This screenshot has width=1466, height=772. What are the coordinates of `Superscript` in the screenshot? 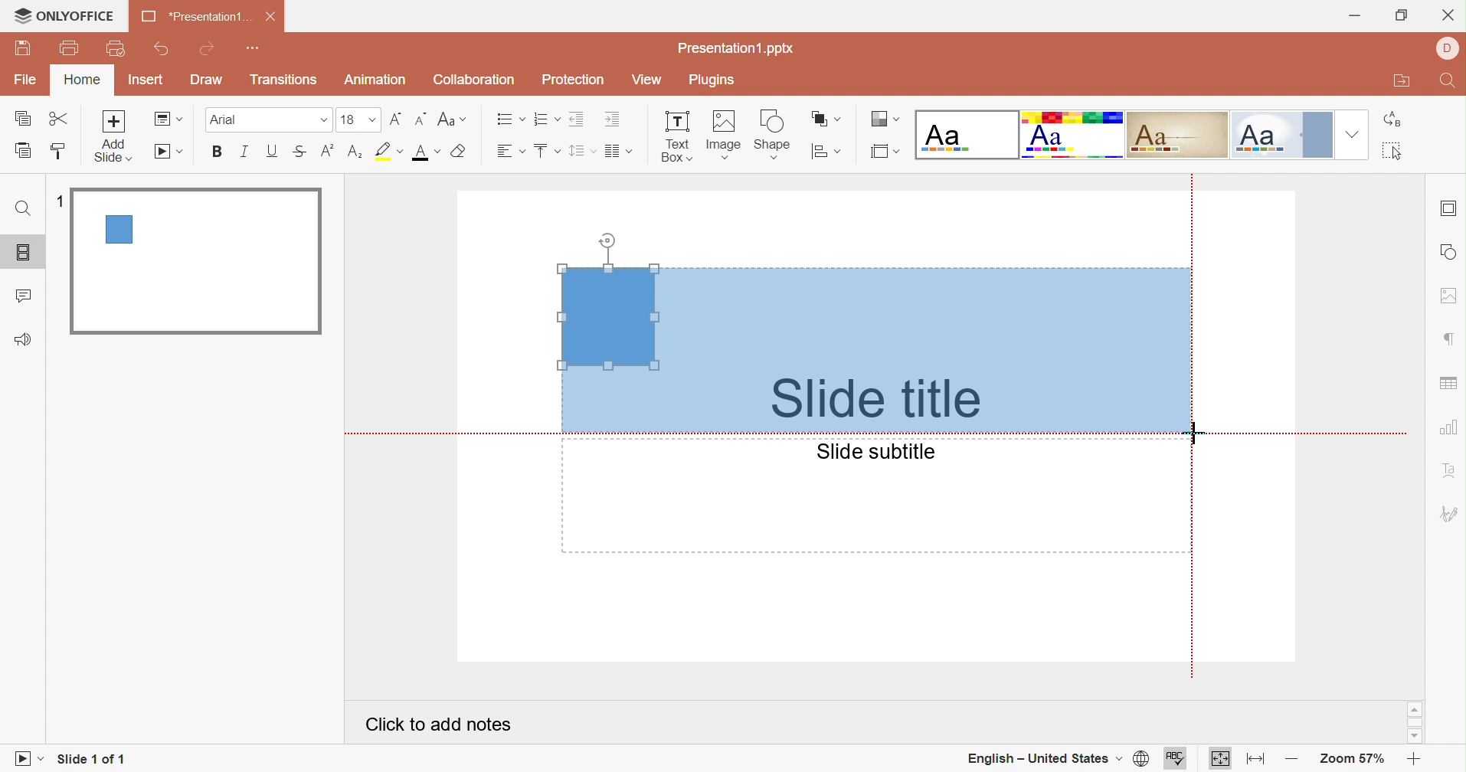 It's located at (326, 155).